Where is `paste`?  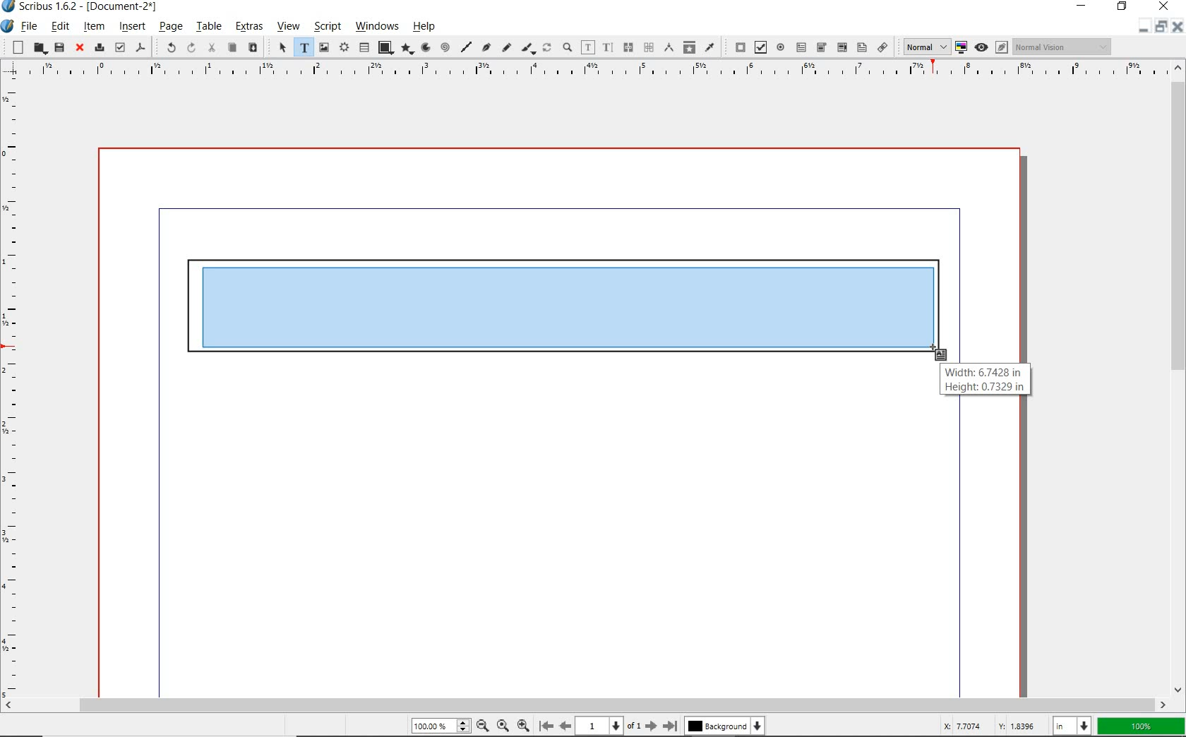 paste is located at coordinates (253, 47).